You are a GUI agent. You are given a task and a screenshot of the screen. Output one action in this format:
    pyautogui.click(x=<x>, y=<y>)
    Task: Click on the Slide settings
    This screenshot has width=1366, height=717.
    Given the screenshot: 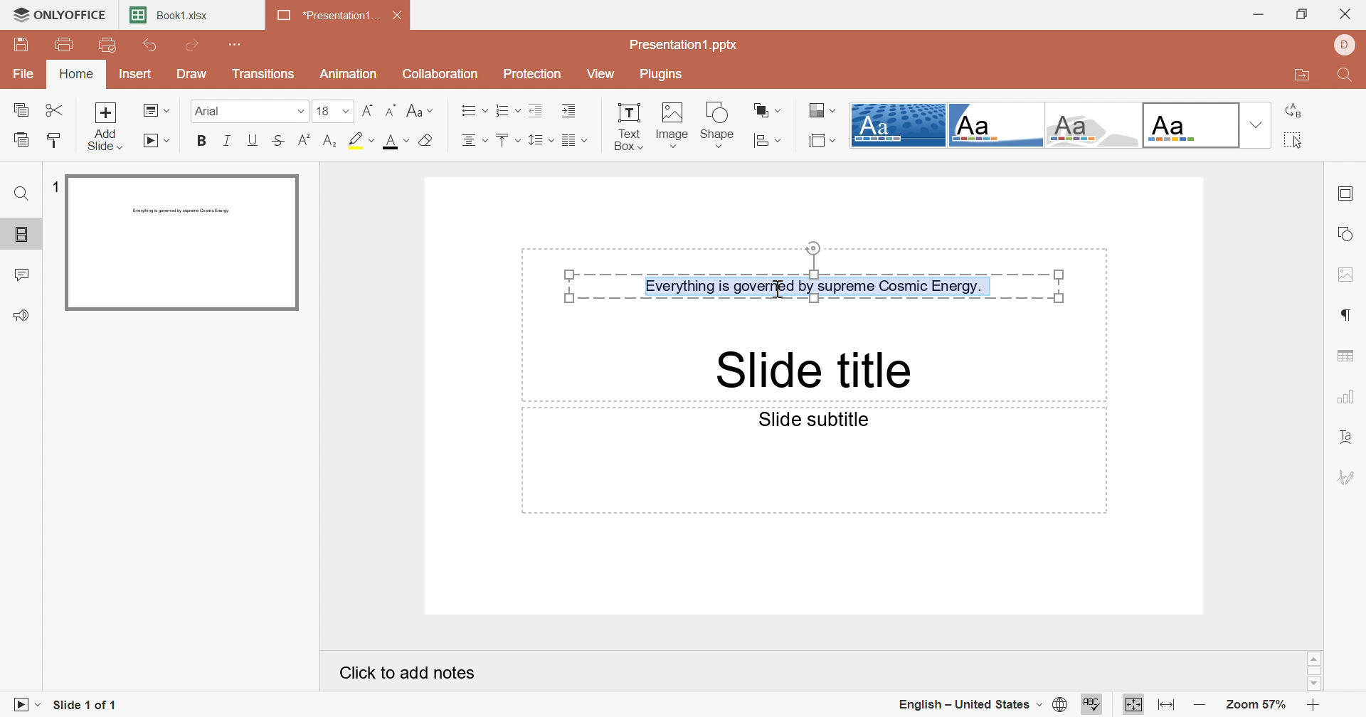 What is the action you would take?
    pyautogui.click(x=1348, y=193)
    